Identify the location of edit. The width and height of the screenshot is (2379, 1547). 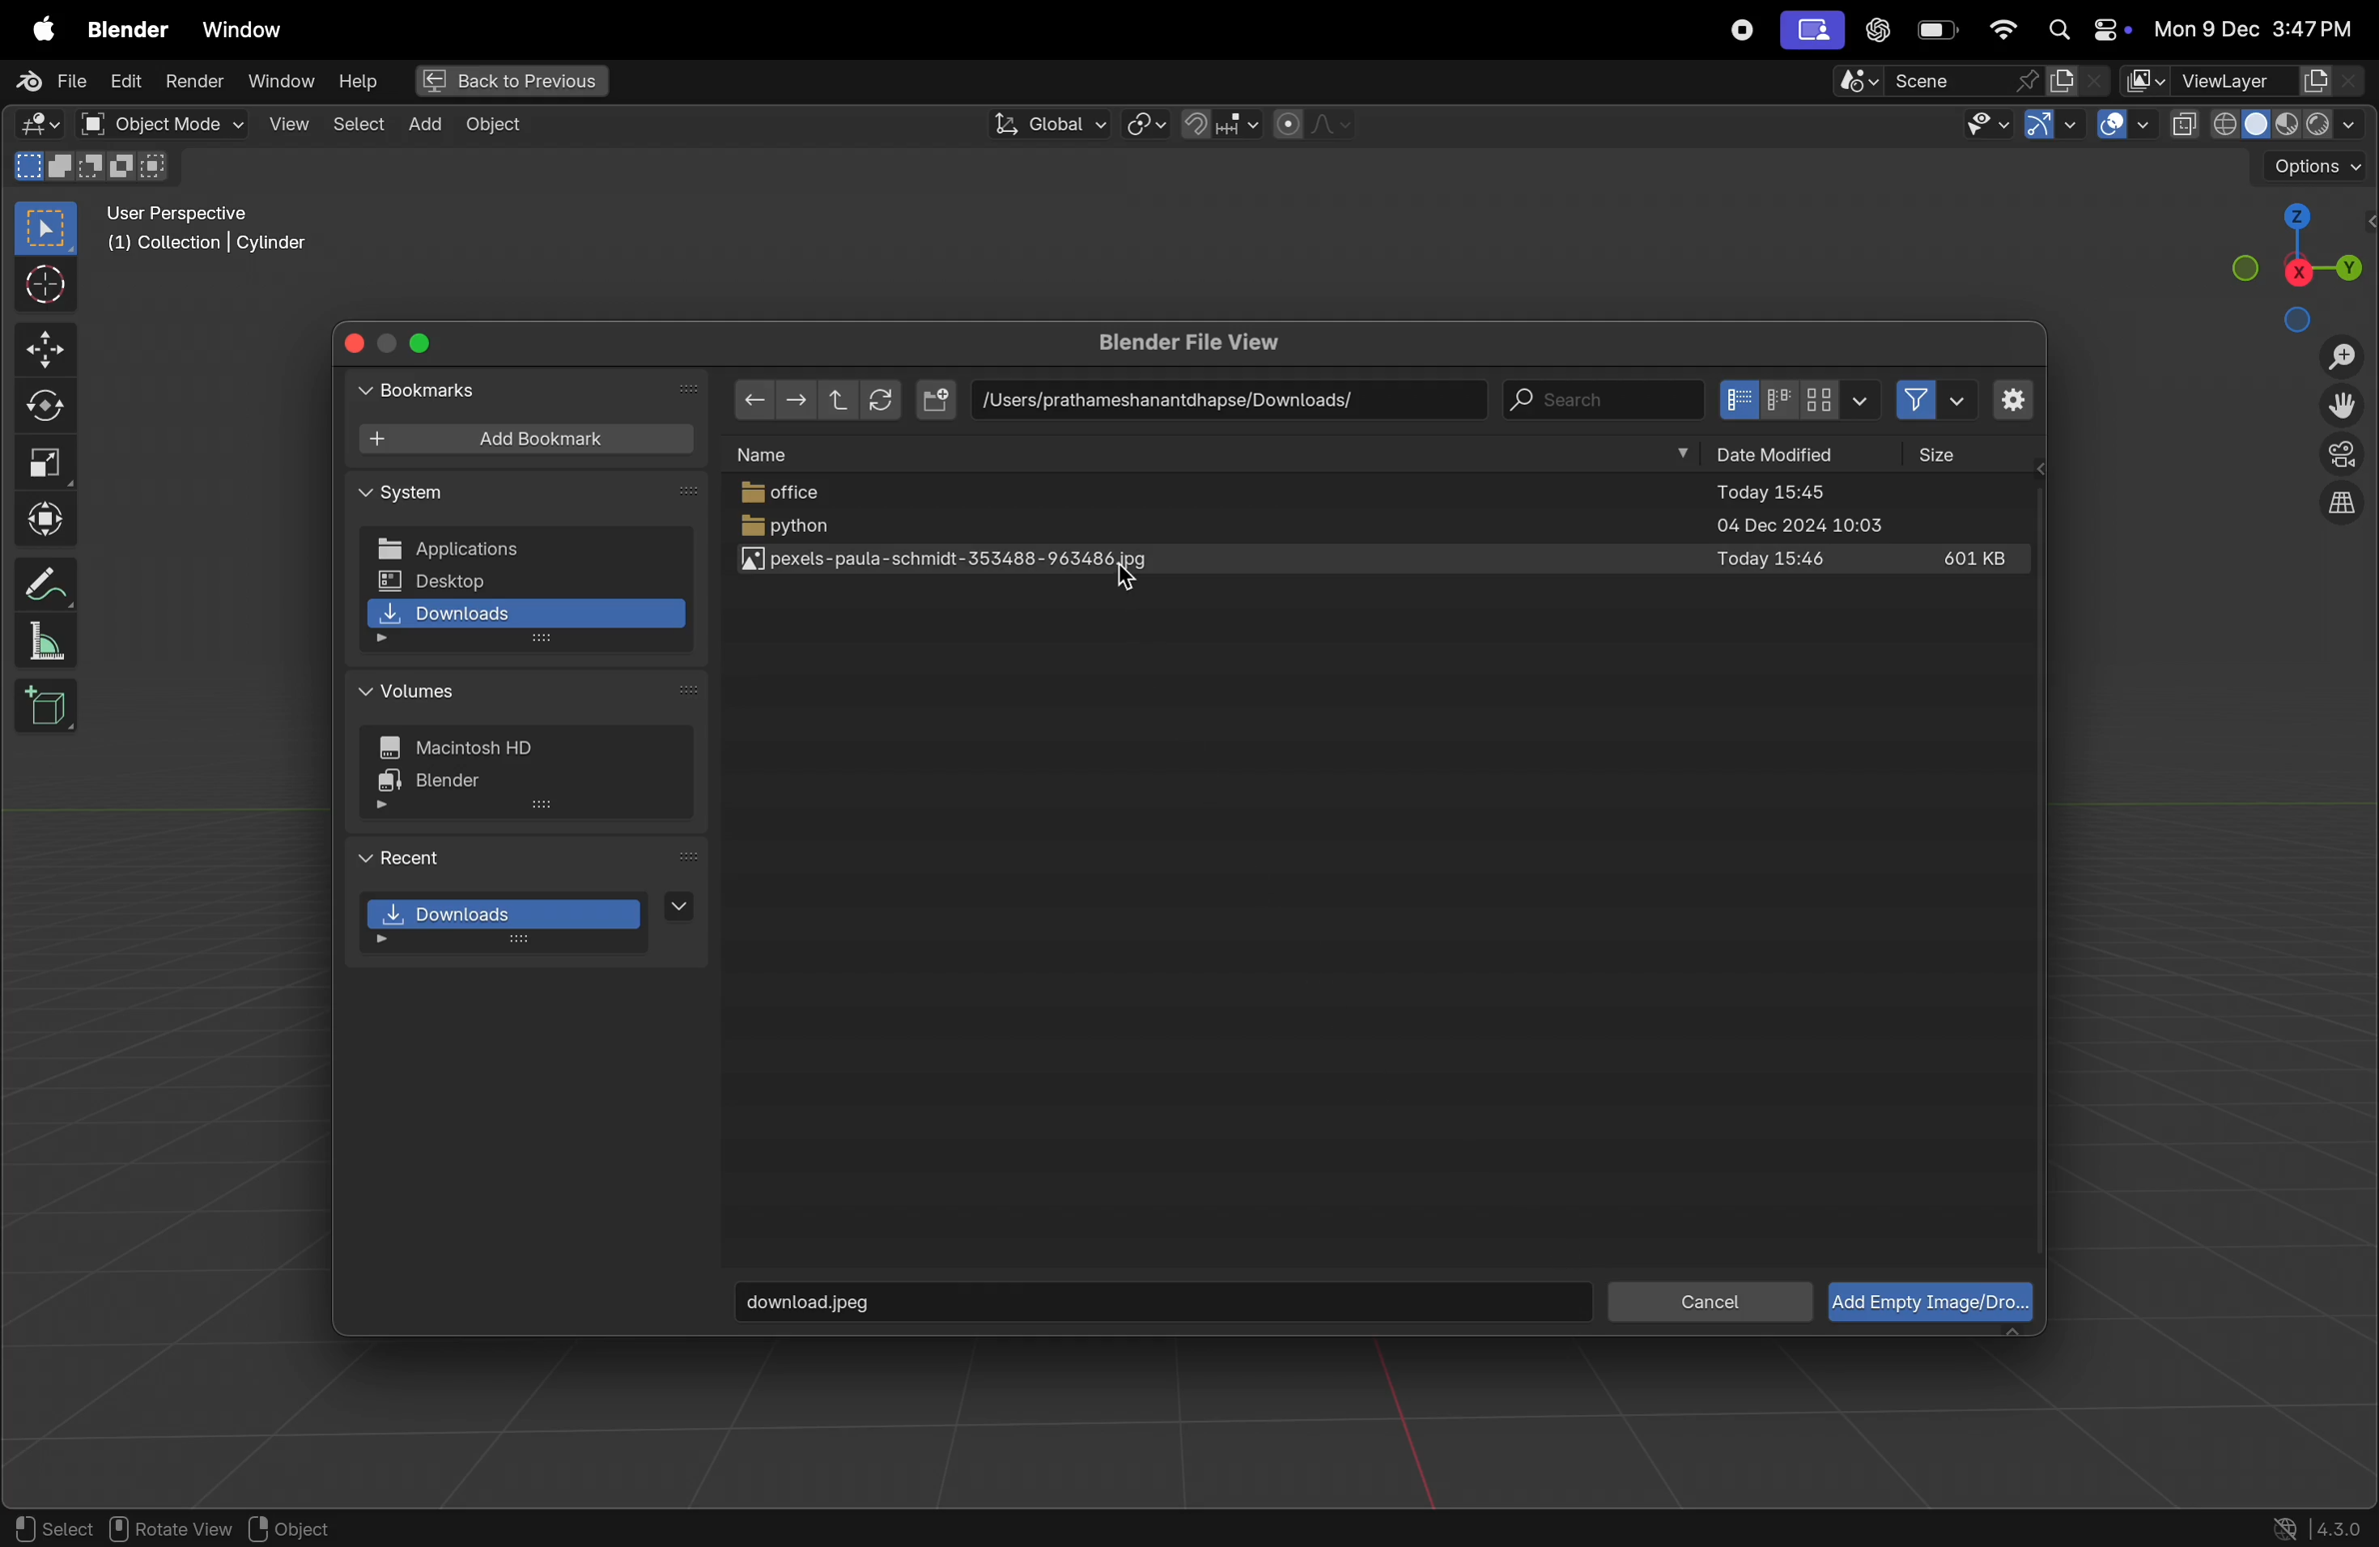
(127, 83).